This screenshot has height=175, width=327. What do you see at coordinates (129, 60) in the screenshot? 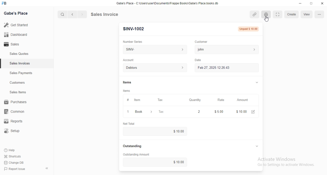
I see `account` at bounding box center [129, 60].